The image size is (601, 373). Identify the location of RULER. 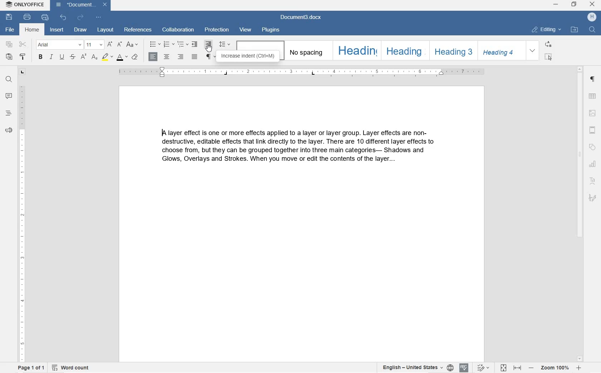
(301, 73).